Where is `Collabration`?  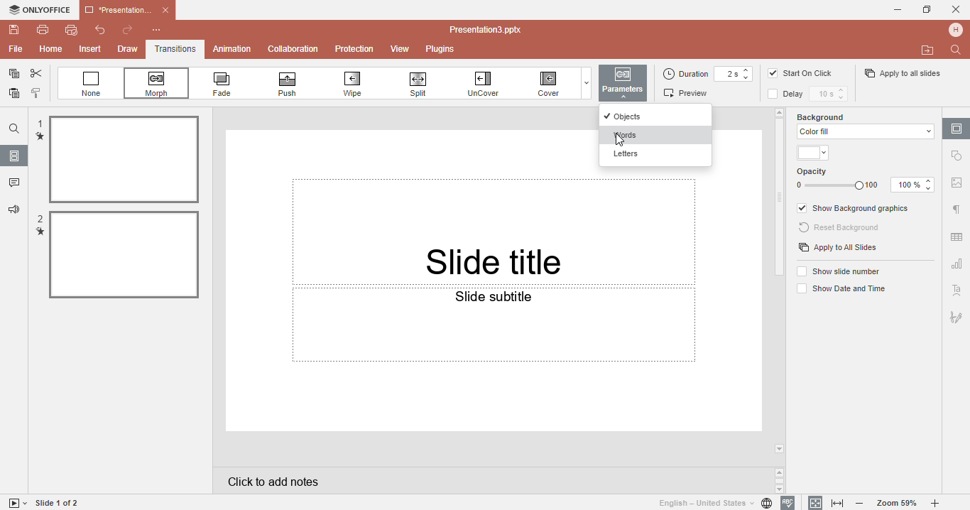
Collabration is located at coordinates (293, 50).